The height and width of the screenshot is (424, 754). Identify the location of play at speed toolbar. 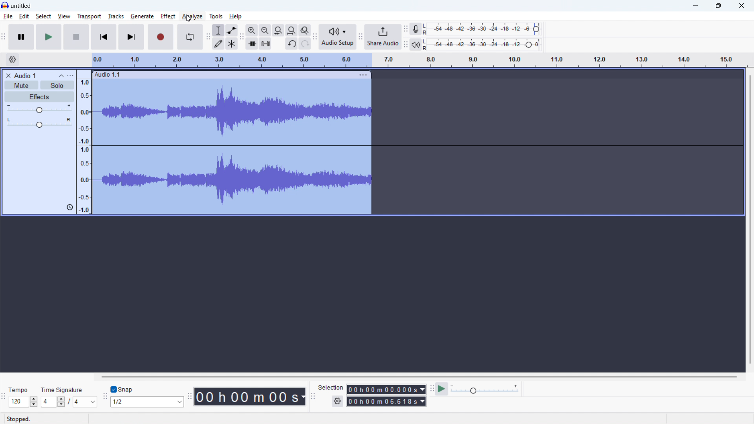
(431, 389).